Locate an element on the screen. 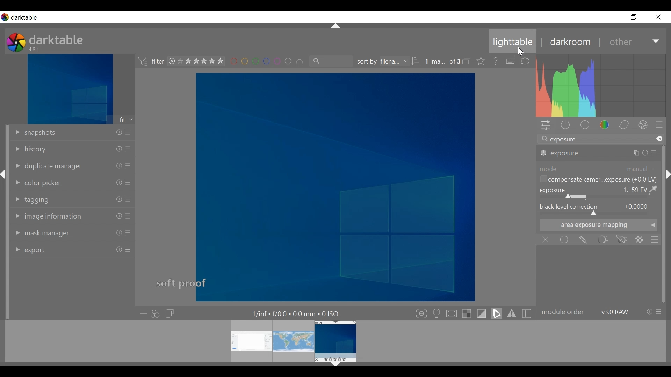  duplicate manager is located at coordinates (47, 167).